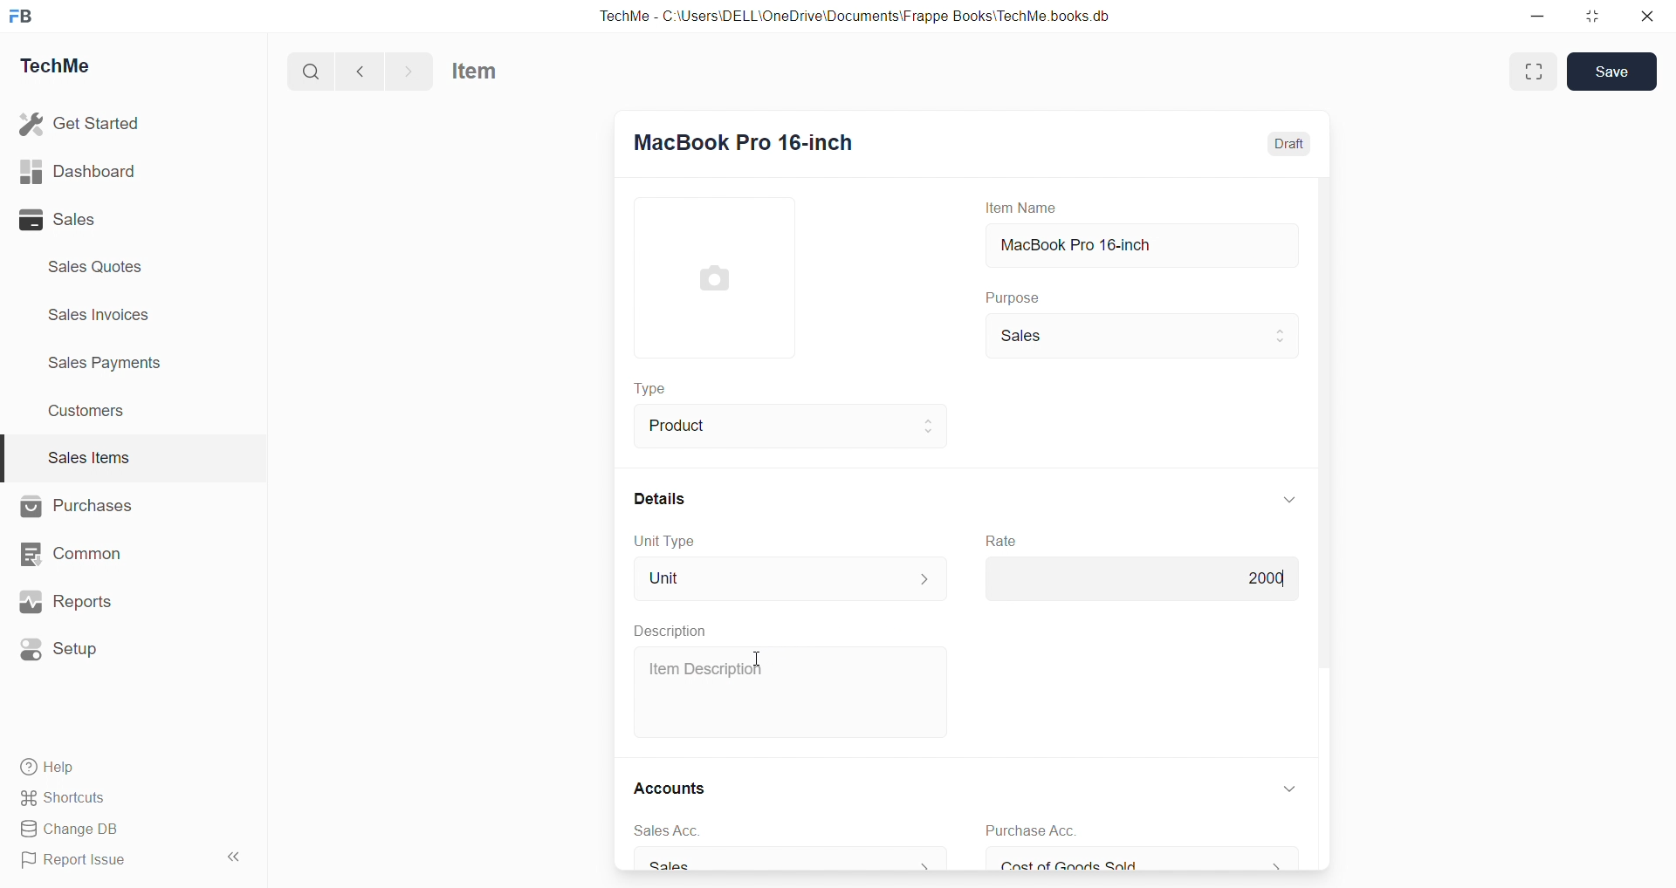  What do you see at coordinates (61, 64) in the screenshot?
I see `TechMe` at bounding box center [61, 64].